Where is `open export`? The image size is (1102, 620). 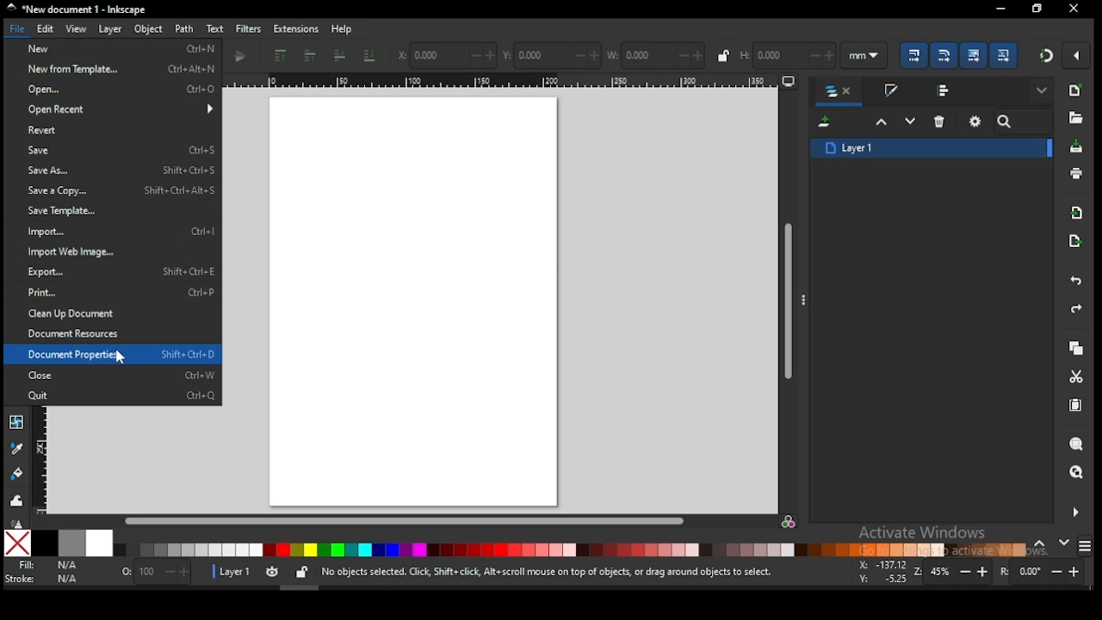
open export is located at coordinates (1074, 240).